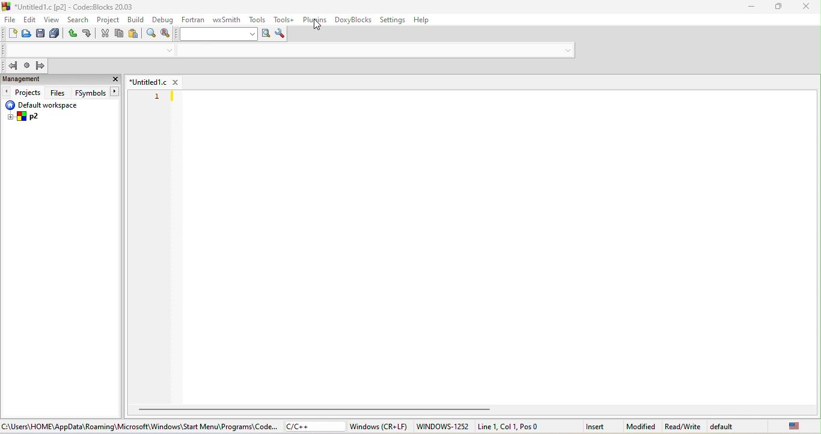 The width and height of the screenshot is (821, 434). Describe the element at coordinates (115, 80) in the screenshot. I see `close` at that location.